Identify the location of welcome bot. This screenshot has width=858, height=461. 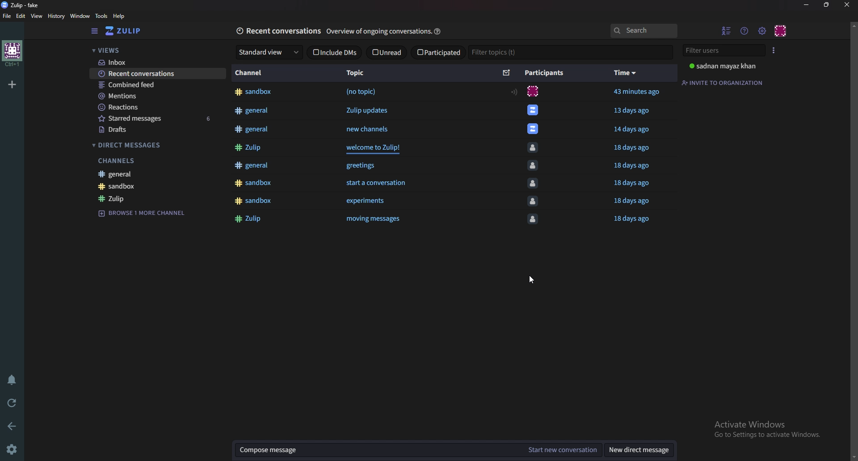
(155, 159).